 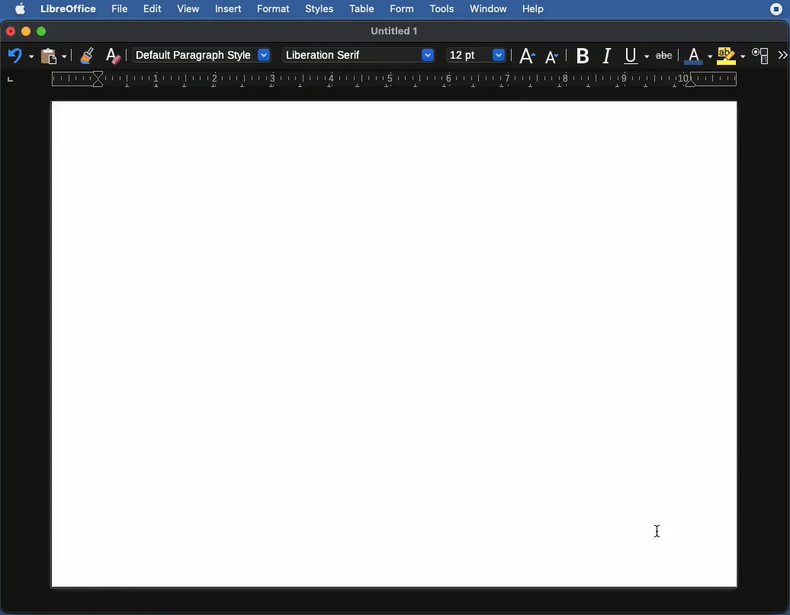 What do you see at coordinates (69, 9) in the screenshot?
I see `LibreOffice` at bounding box center [69, 9].